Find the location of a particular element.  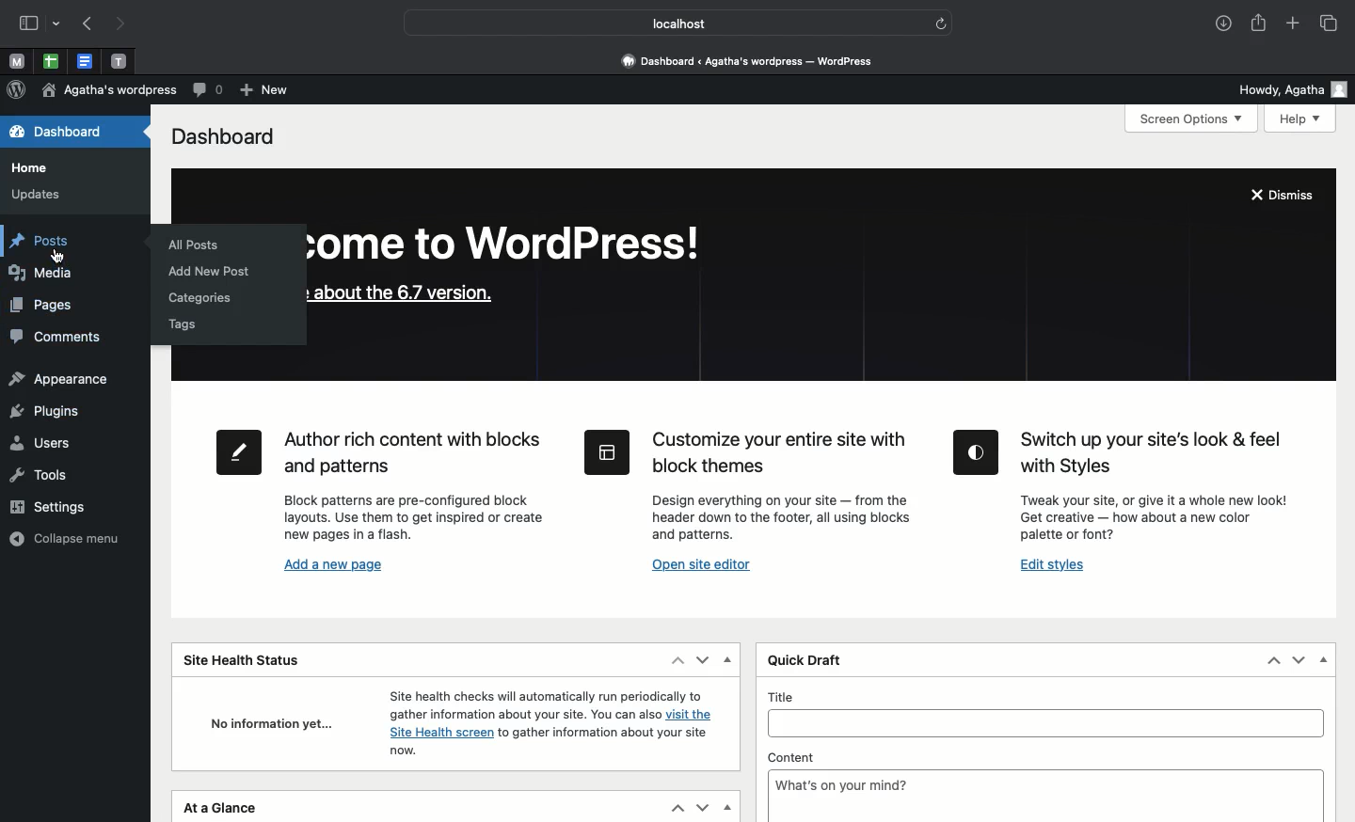

Open site editor is located at coordinates (708, 567).